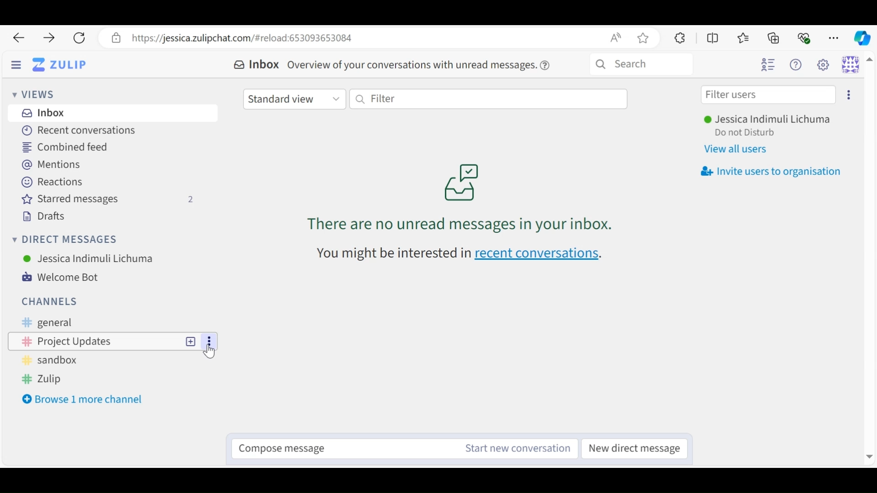 The width and height of the screenshot is (877, 493). I want to click on Filter users, so click(768, 95).